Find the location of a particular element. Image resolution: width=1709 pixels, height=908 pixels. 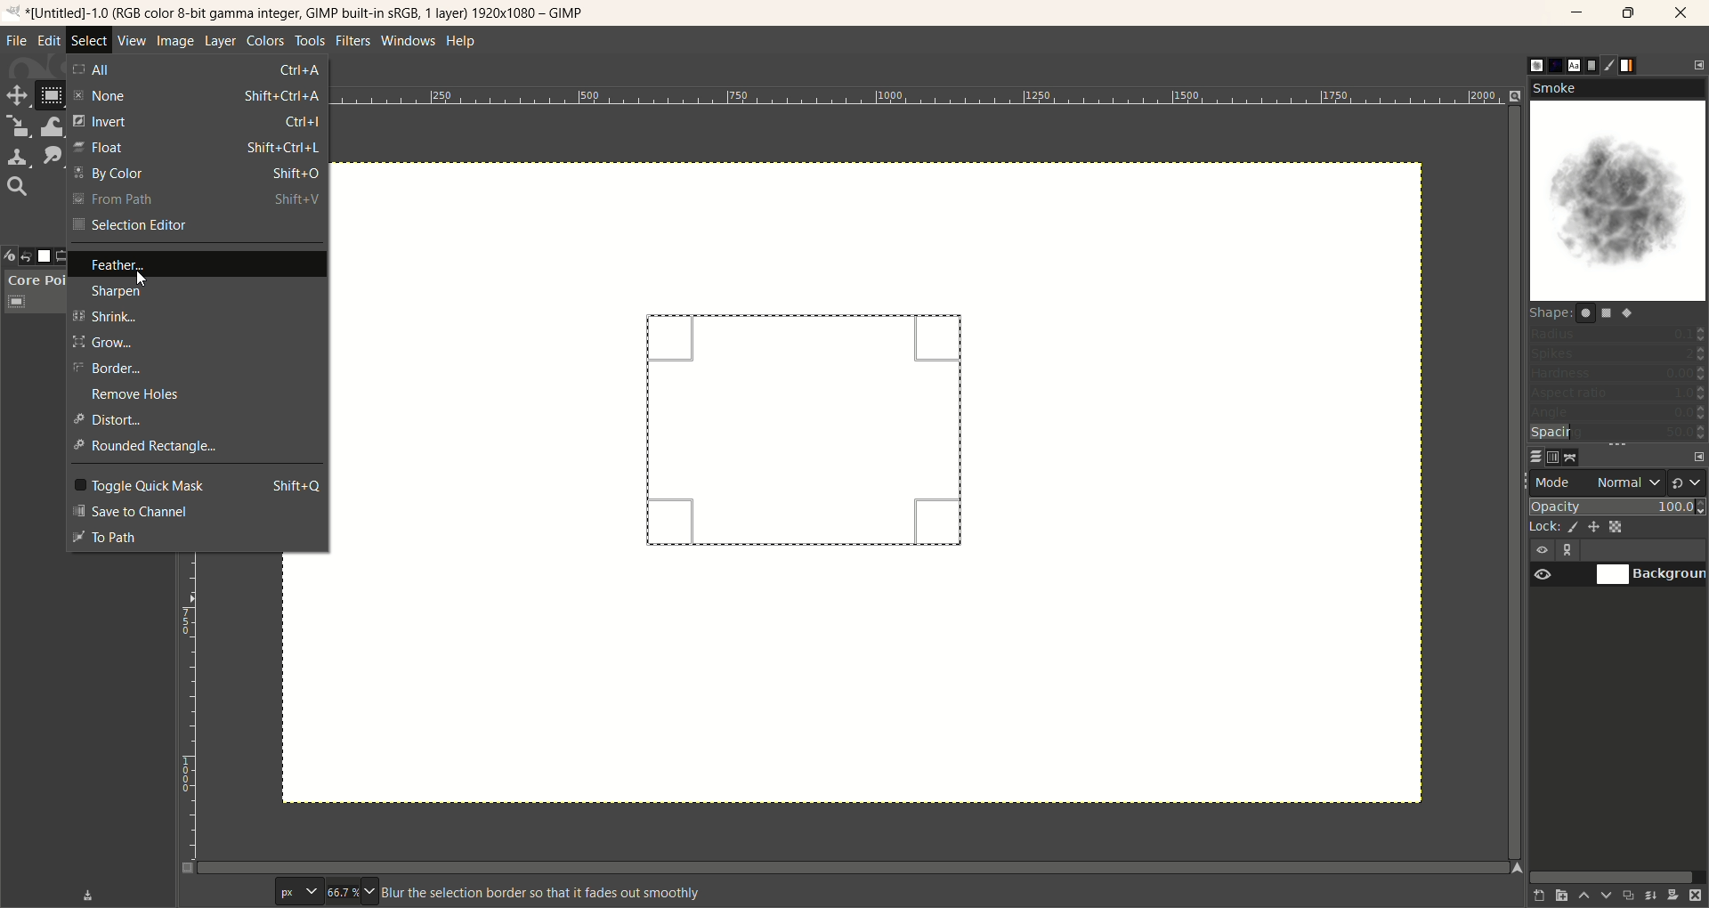

font is located at coordinates (1568, 65).